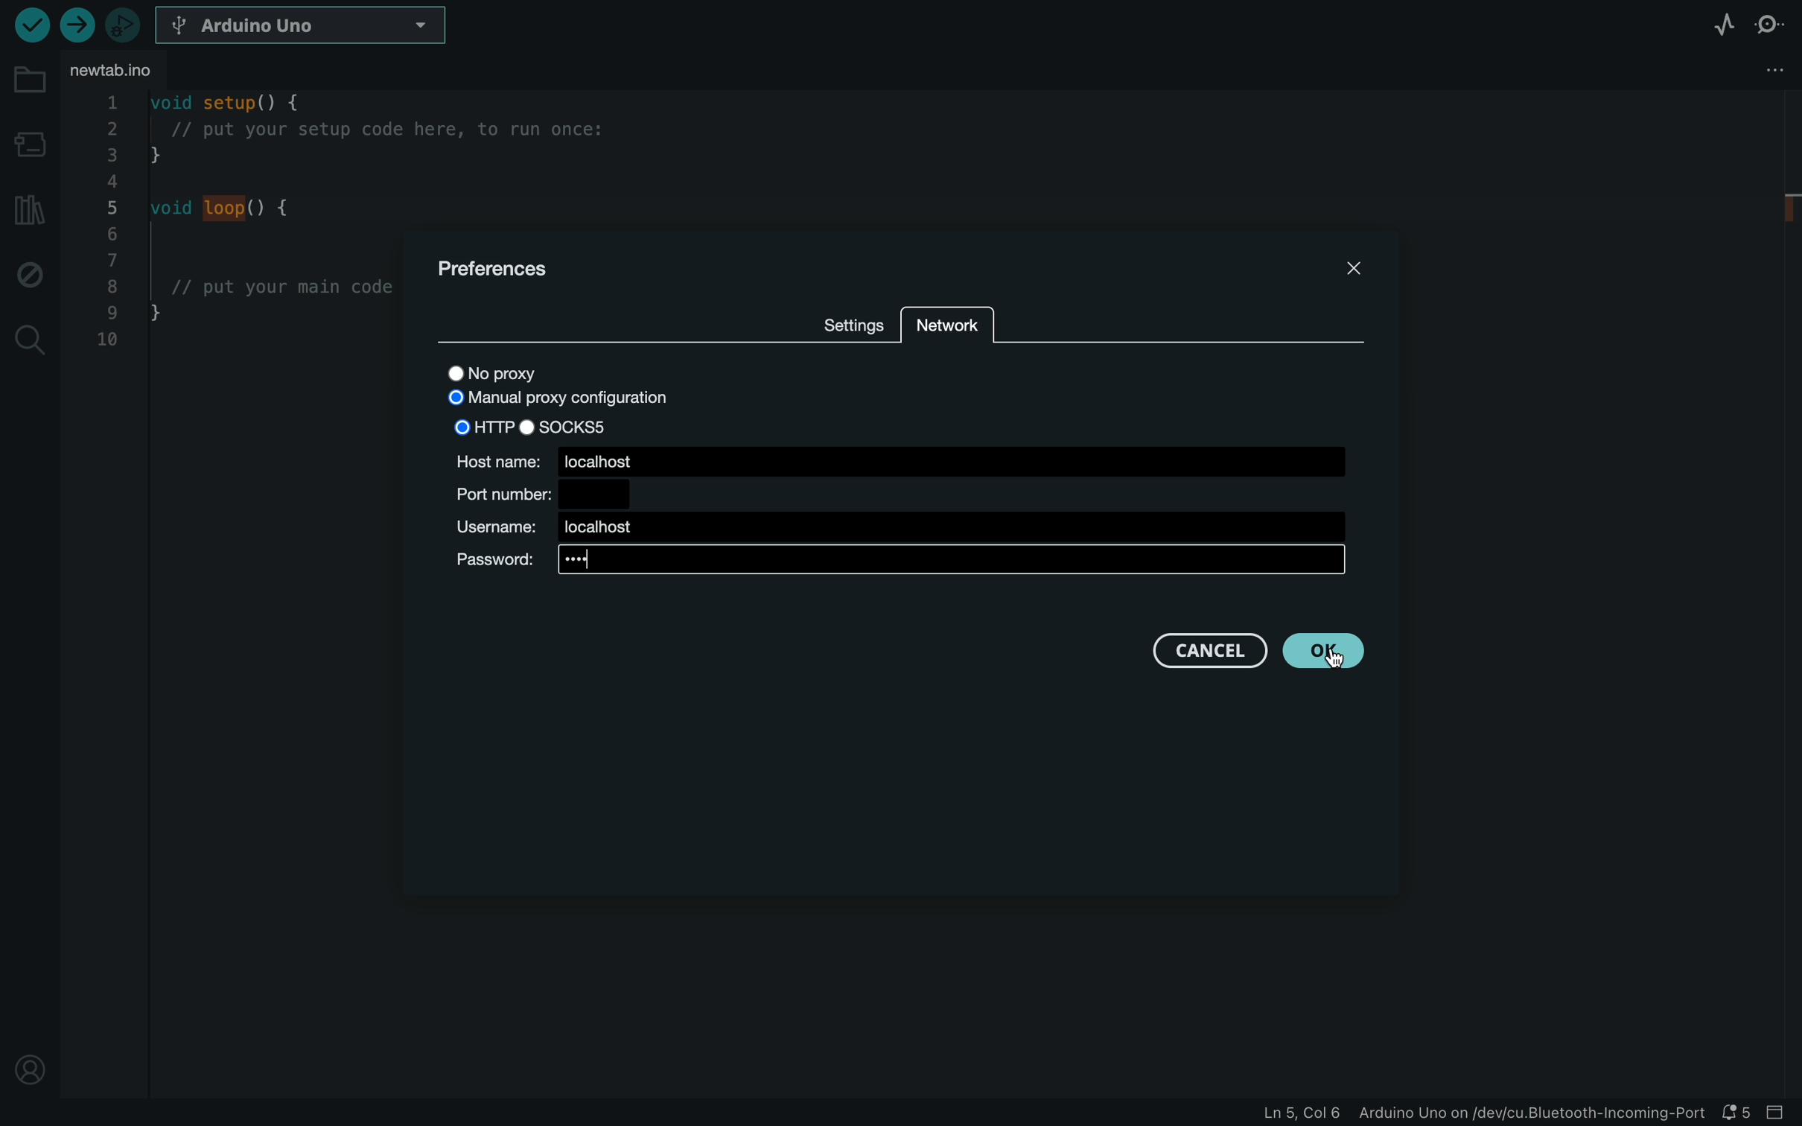 The width and height of the screenshot is (1802, 1126). I want to click on folder, so click(26, 78).